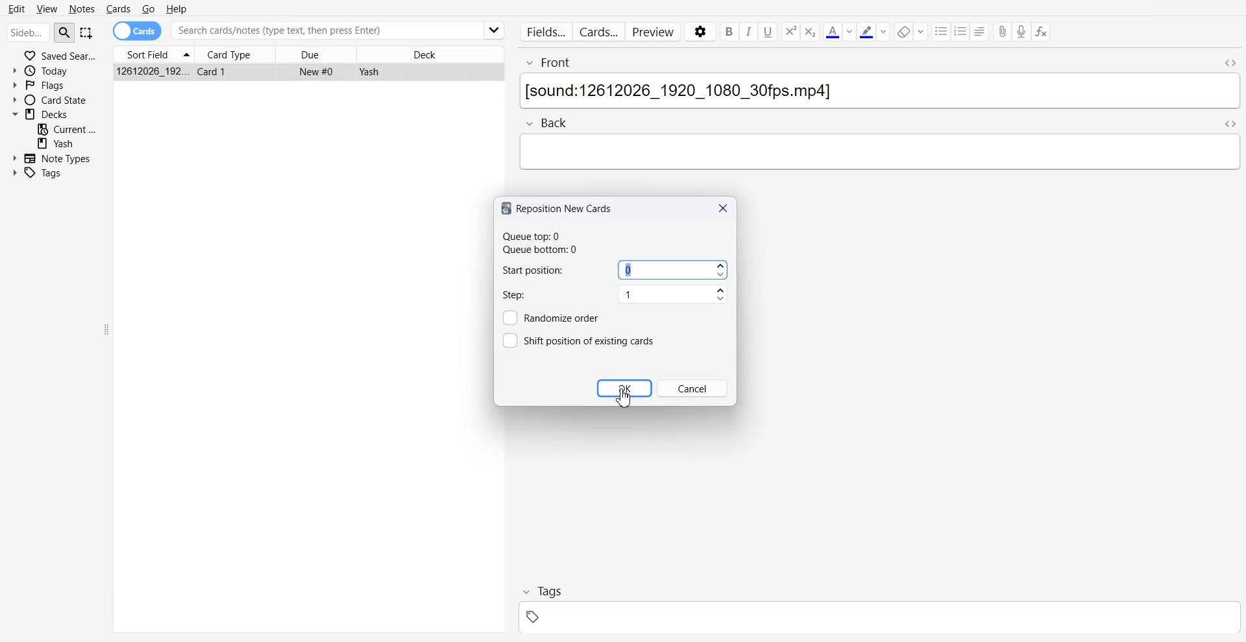 The image size is (1246, 642). I want to click on Notes, so click(82, 8).